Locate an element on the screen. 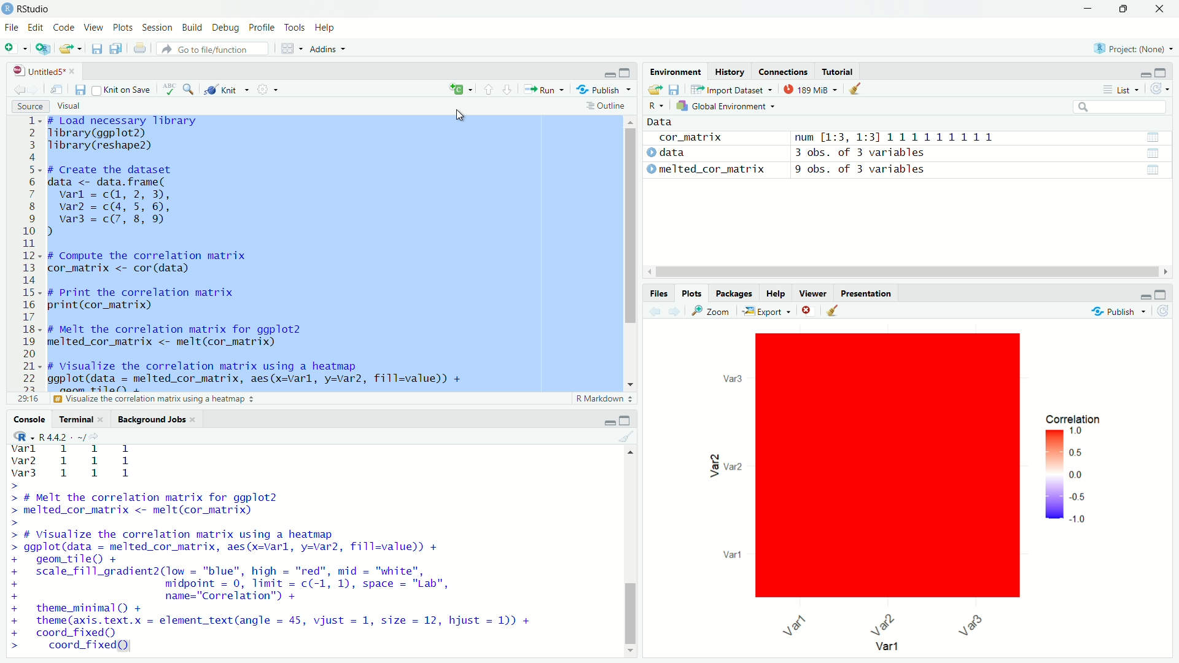  3obs of 3 variables is located at coordinates (982, 153).